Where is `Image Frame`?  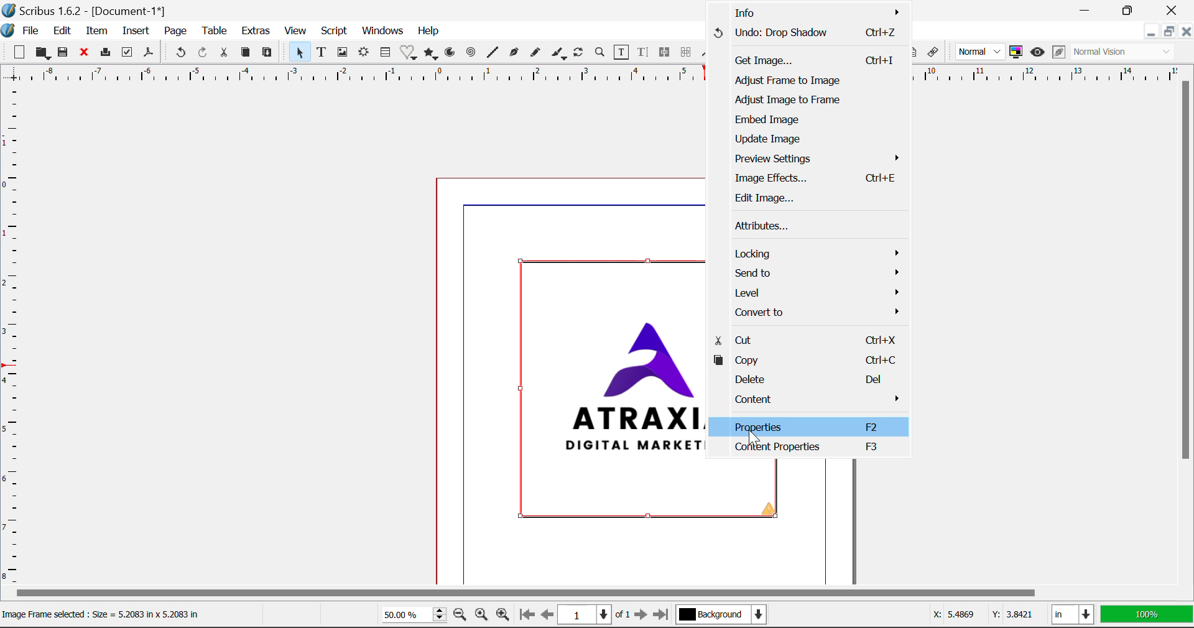 Image Frame is located at coordinates (344, 54).